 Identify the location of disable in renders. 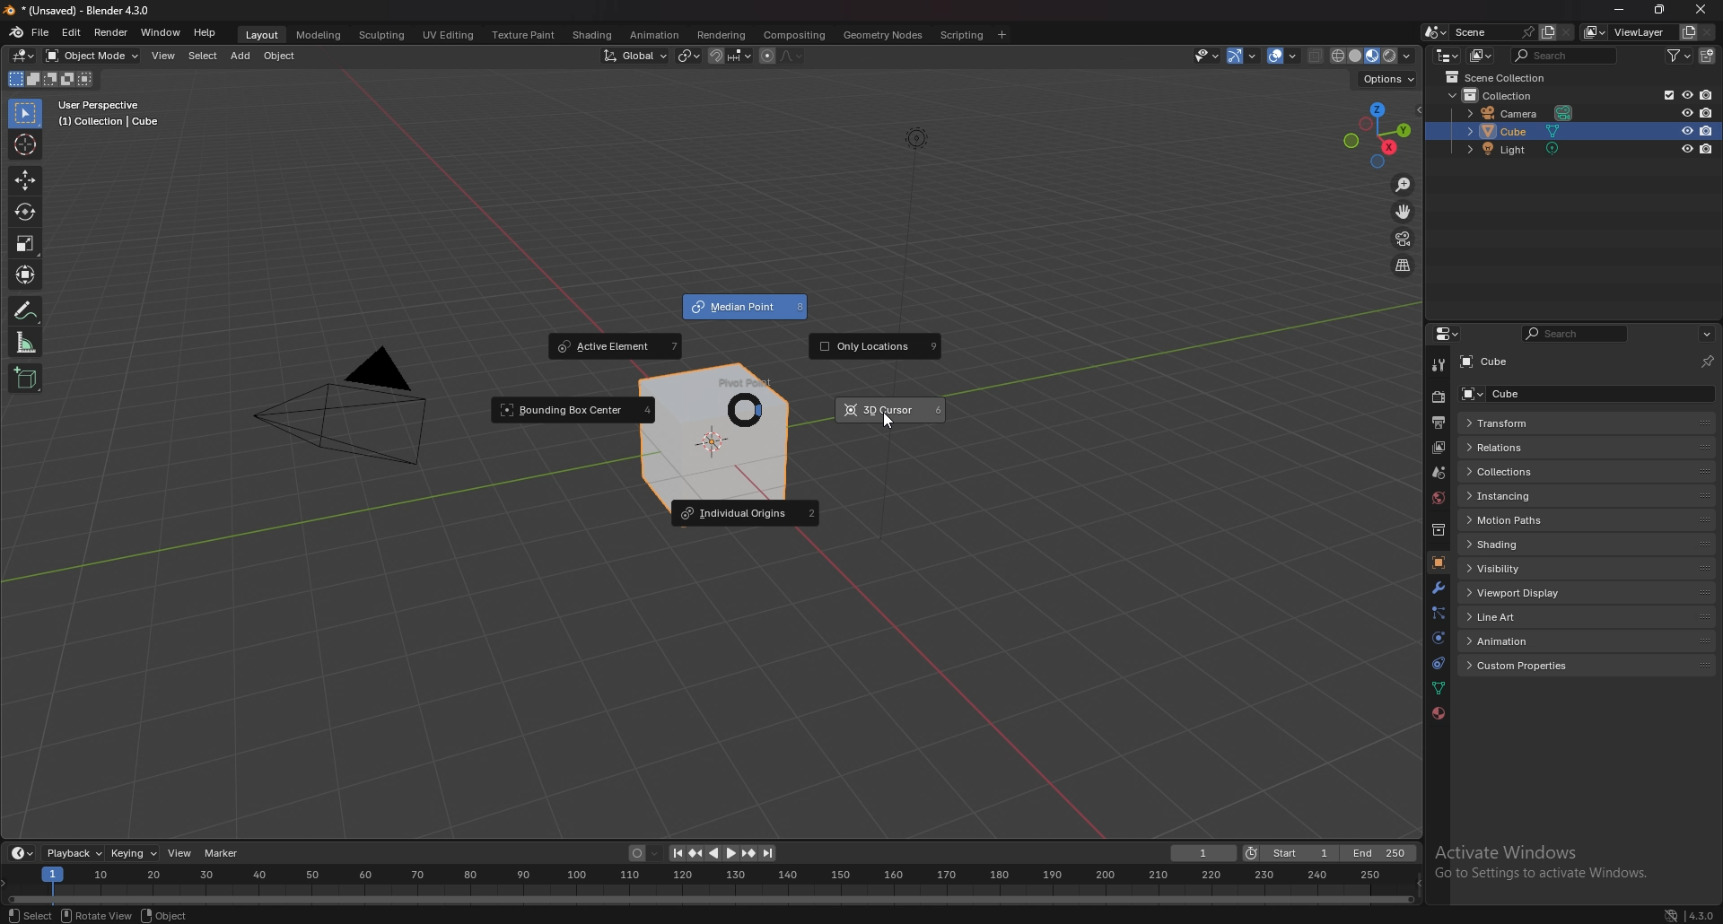
(1707, 94).